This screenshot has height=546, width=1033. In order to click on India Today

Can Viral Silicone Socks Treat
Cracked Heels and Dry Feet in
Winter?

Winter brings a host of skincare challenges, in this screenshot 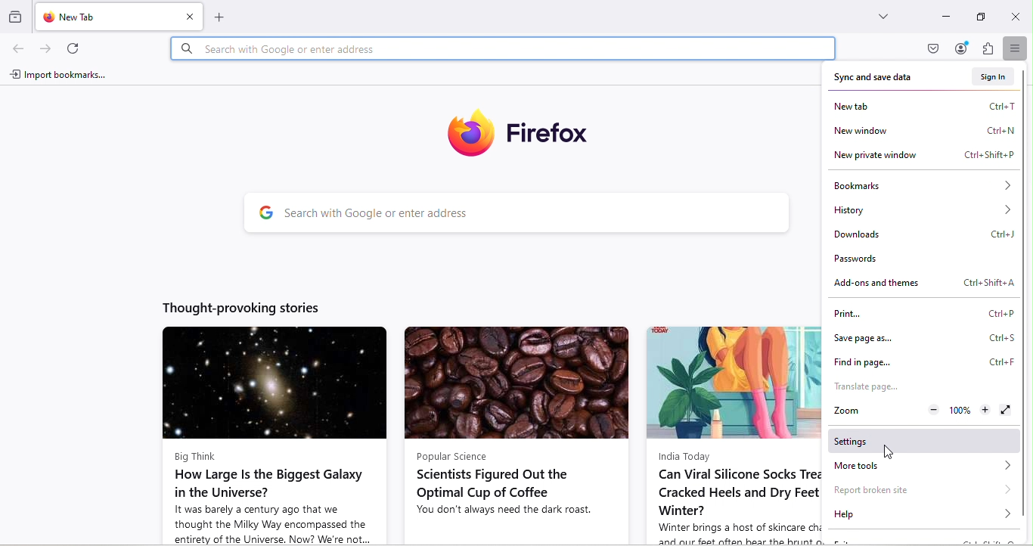, I will do `click(731, 495)`.